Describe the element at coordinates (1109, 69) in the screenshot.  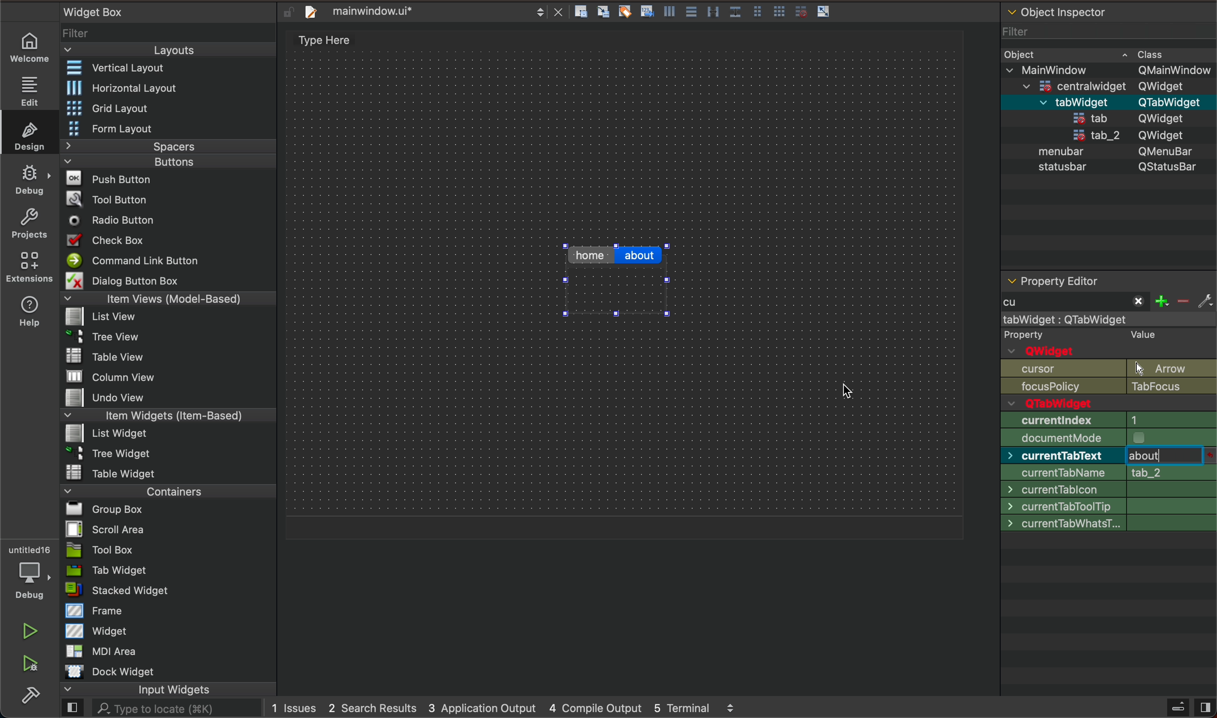
I see `v MainWindow OMainWindow` at that location.